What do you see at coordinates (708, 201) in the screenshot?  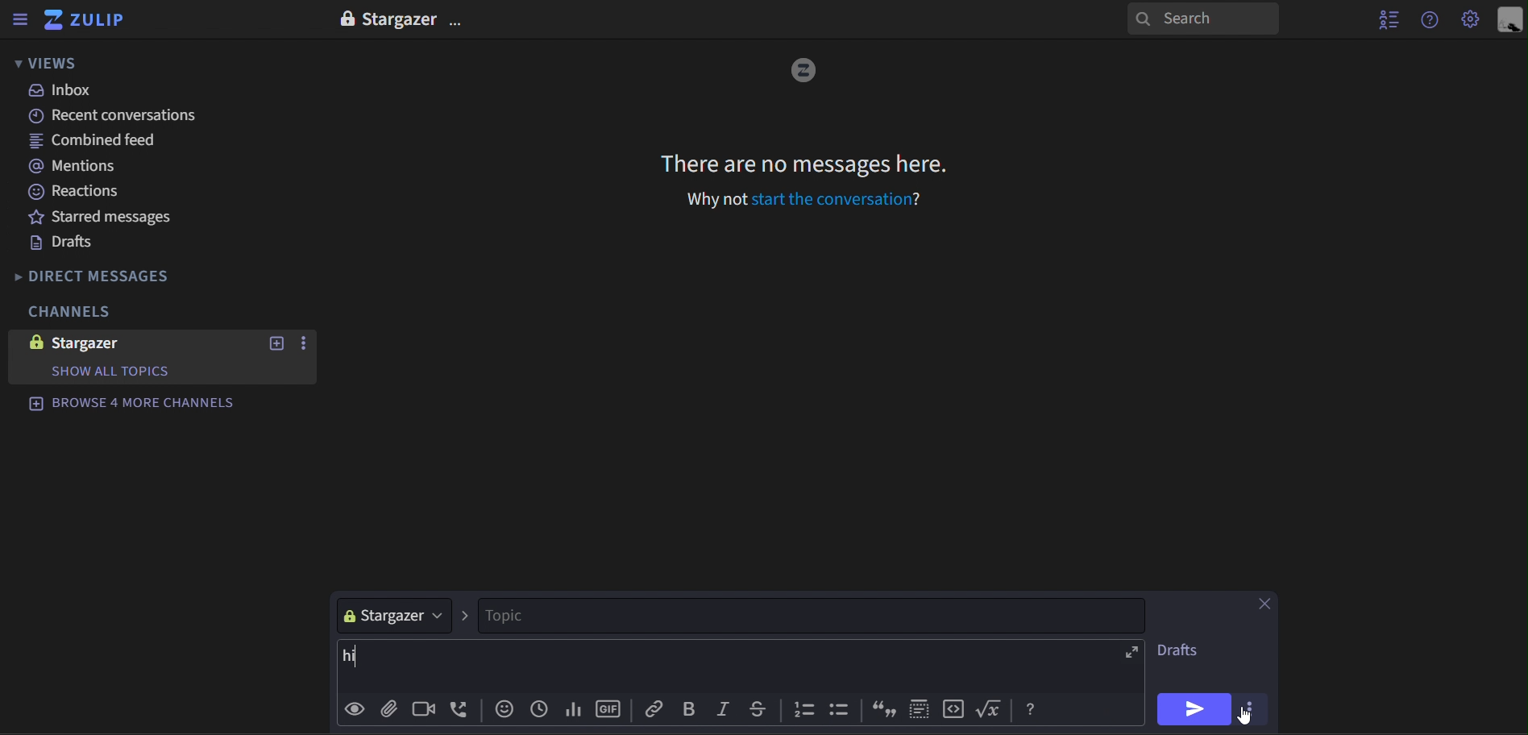 I see `Why not` at bounding box center [708, 201].